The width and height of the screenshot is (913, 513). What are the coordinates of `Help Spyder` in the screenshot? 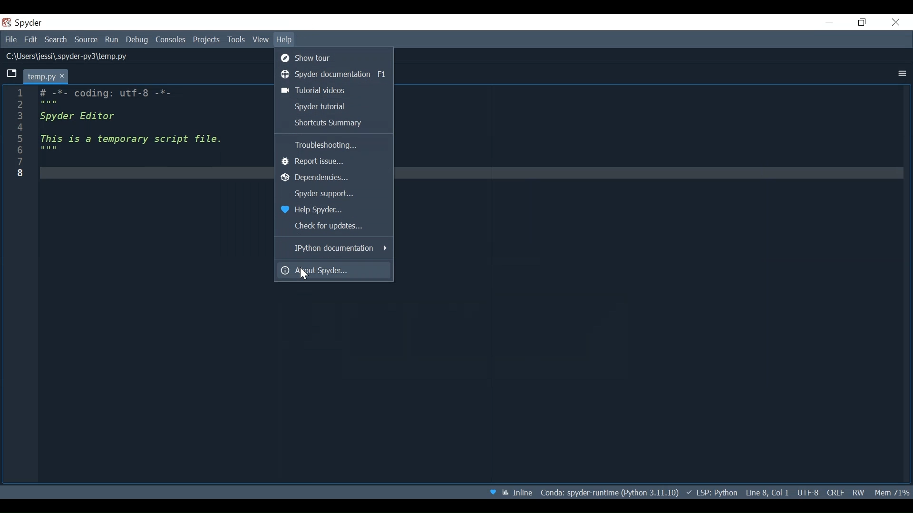 It's located at (334, 211).